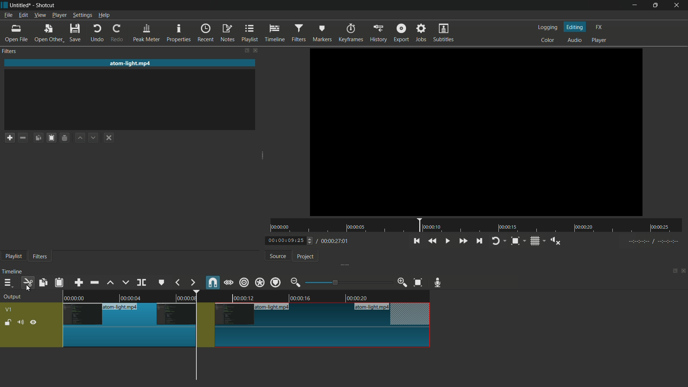  What do you see at coordinates (480, 242) in the screenshot?
I see `skip to the next point` at bounding box center [480, 242].